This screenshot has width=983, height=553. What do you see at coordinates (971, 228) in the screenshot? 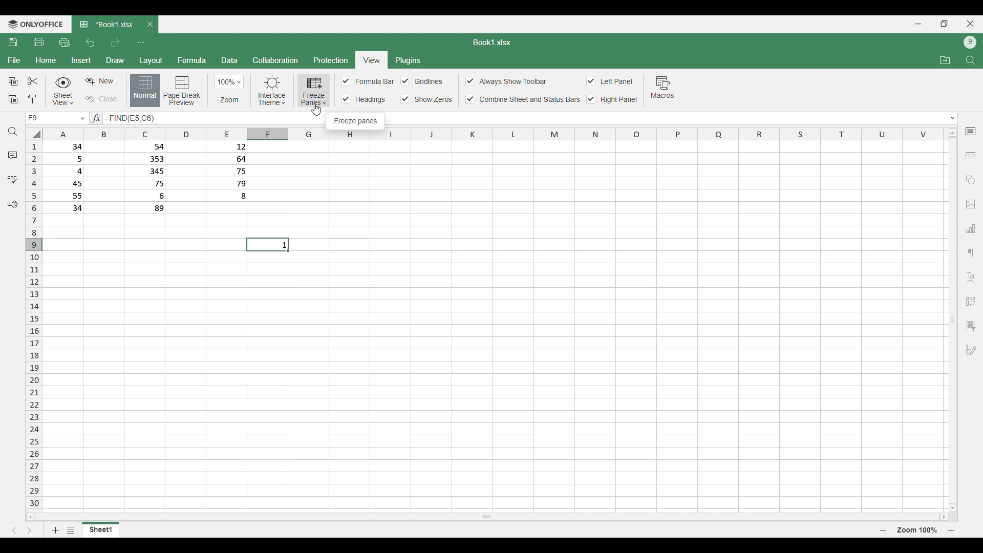
I see `Add chart` at bounding box center [971, 228].